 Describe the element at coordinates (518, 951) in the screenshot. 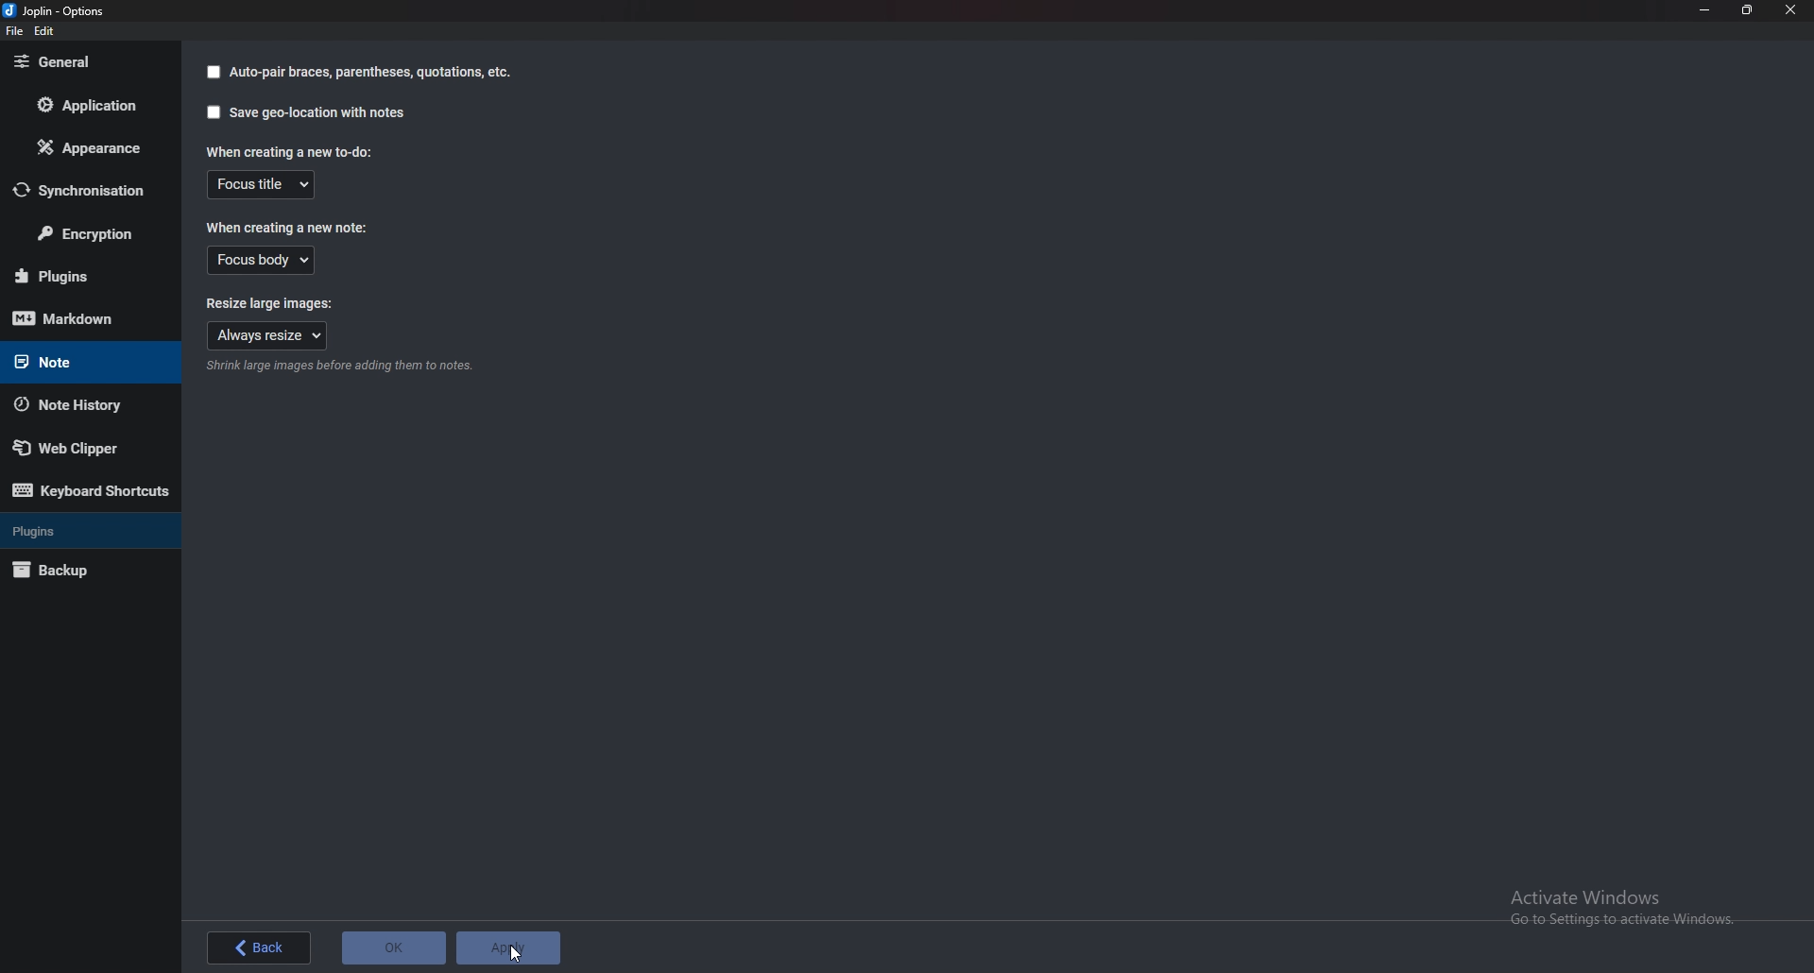

I see `Cursor` at that location.